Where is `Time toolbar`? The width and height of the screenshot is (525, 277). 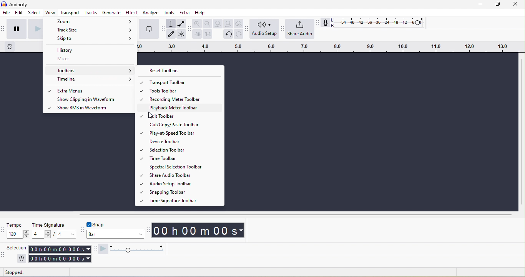 Time toolbar is located at coordinates (184, 158).